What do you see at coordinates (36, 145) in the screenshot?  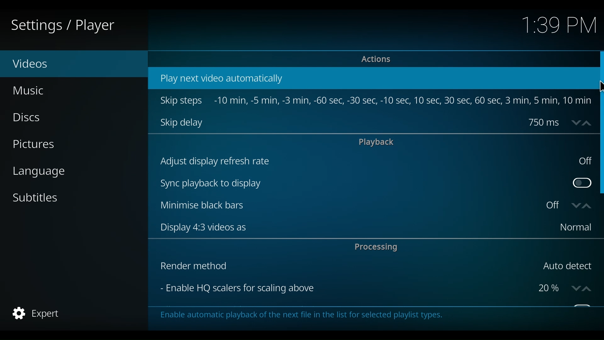 I see `Pictures` at bounding box center [36, 145].